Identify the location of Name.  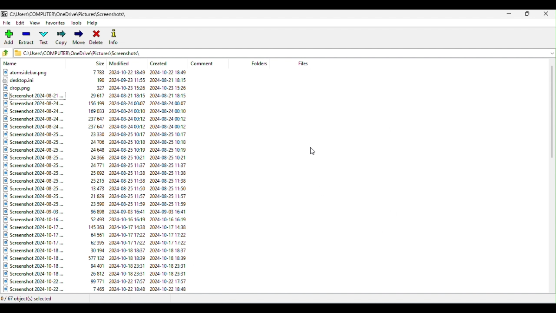
(12, 64).